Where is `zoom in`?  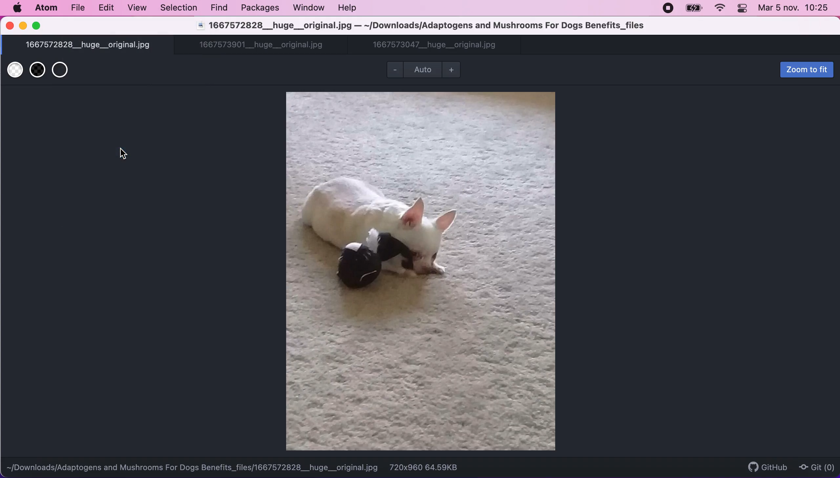
zoom in is located at coordinates (452, 70).